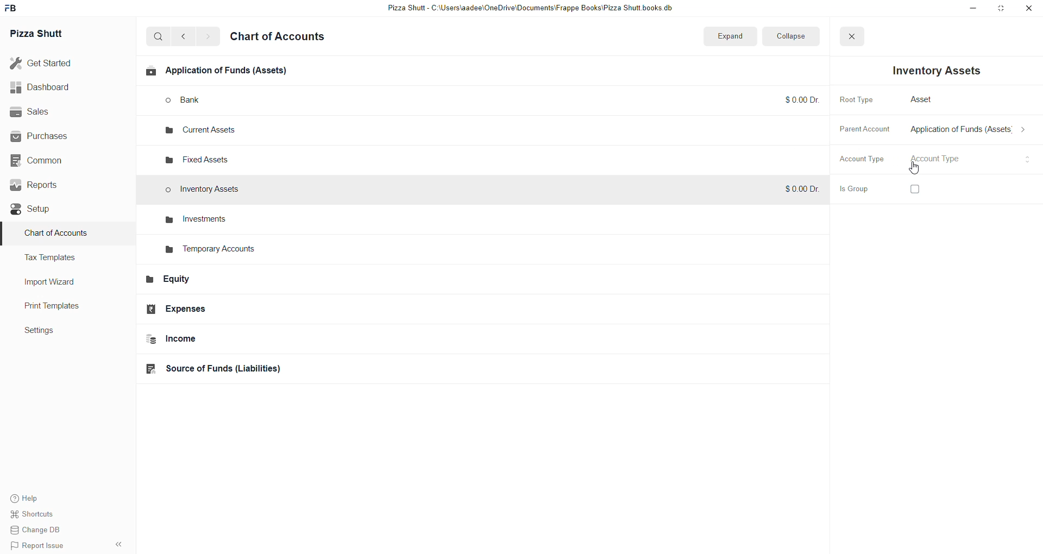  I want to click on Frappe Book Logo, so click(16, 8).